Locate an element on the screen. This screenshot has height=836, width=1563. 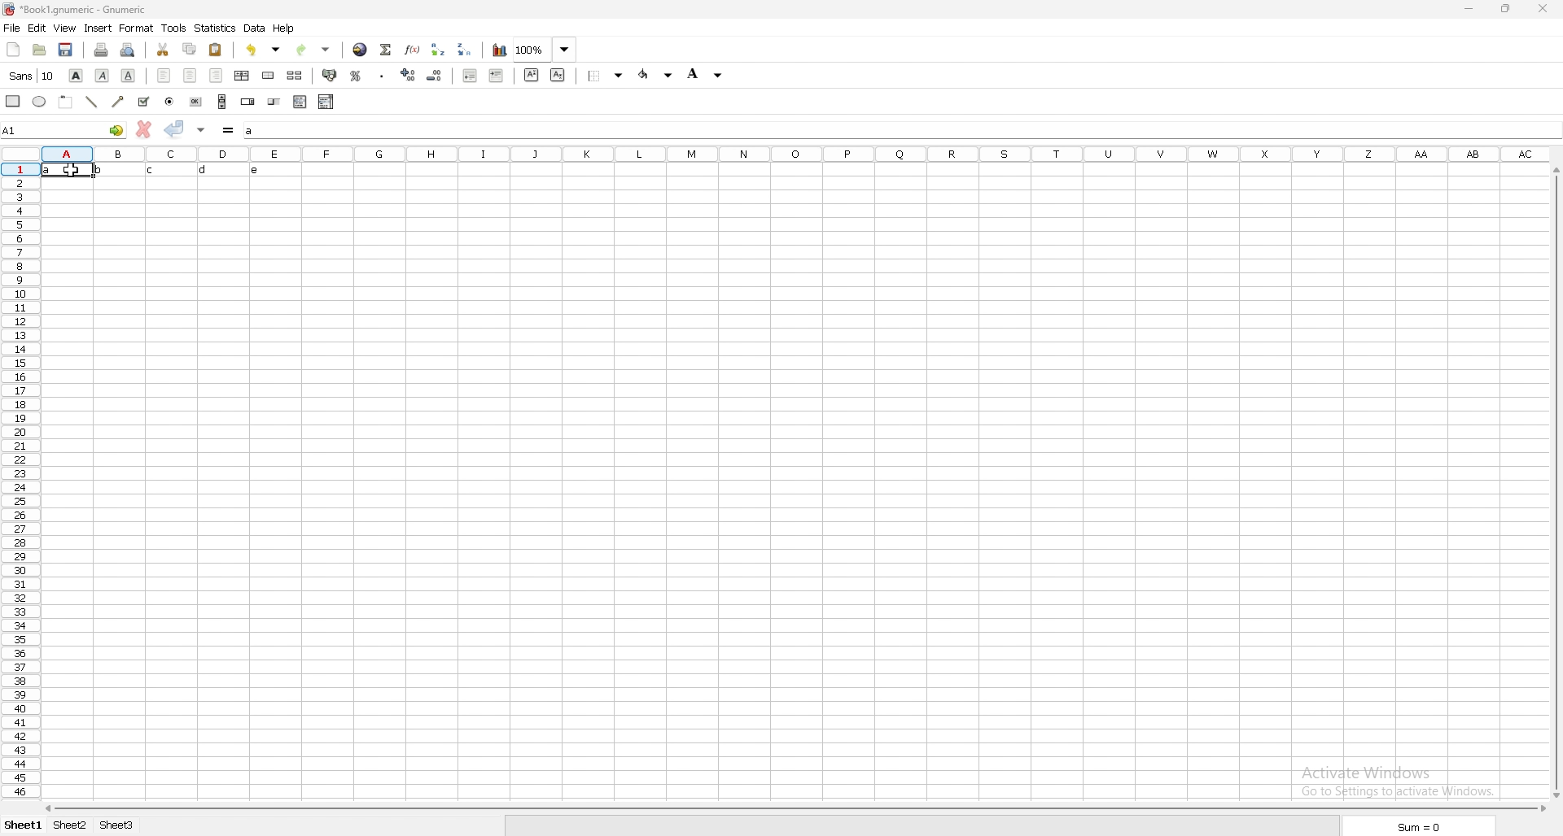
new is located at coordinates (12, 49).